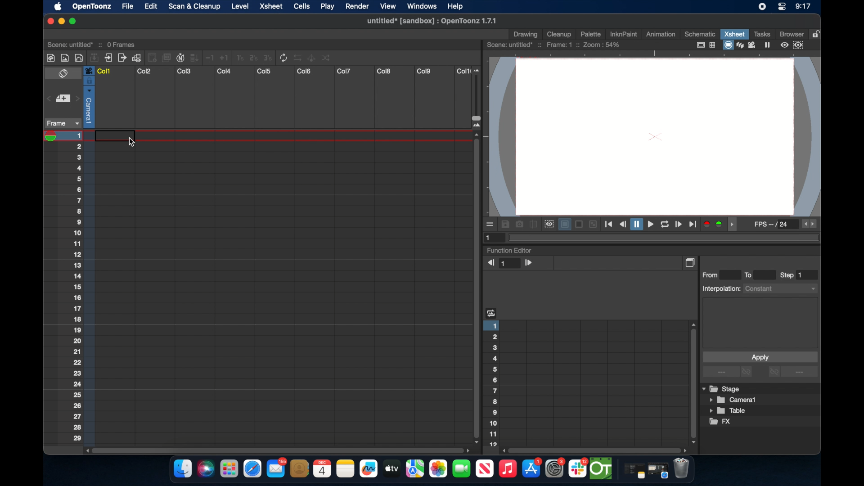 This screenshot has width=864, height=486. Describe the element at coordinates (681, 469) in the screenshot. I see `trash` at that location.